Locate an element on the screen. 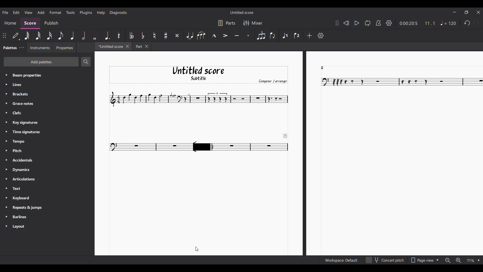  Parts settings is located at coordinates (227, 23).